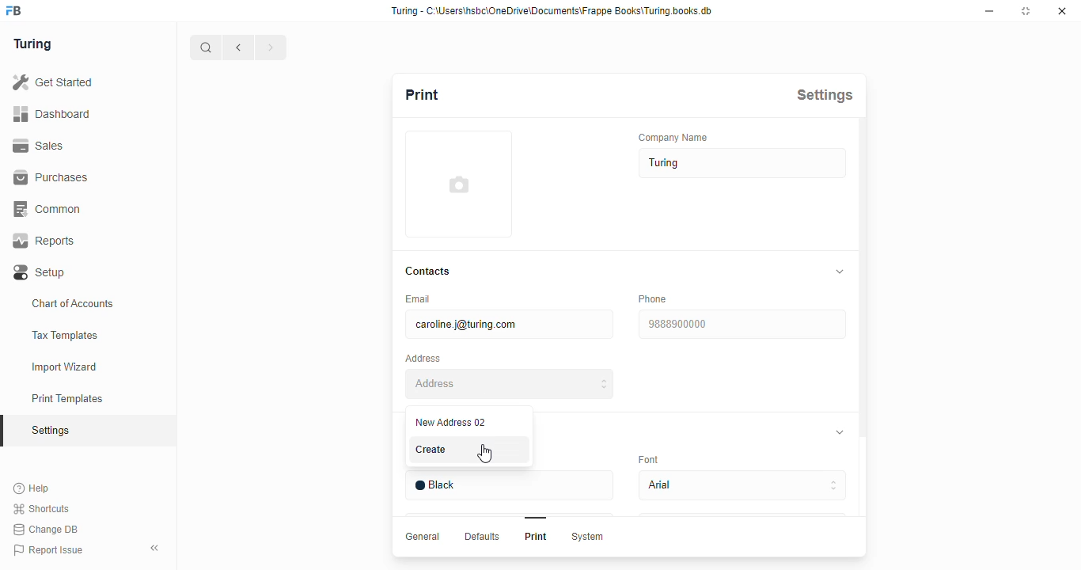 This screenshot has width=1081, height=570. Describe the element at coordinates (510, 324) in the screenshot. I see `caroline.j@turing.com` at that location.